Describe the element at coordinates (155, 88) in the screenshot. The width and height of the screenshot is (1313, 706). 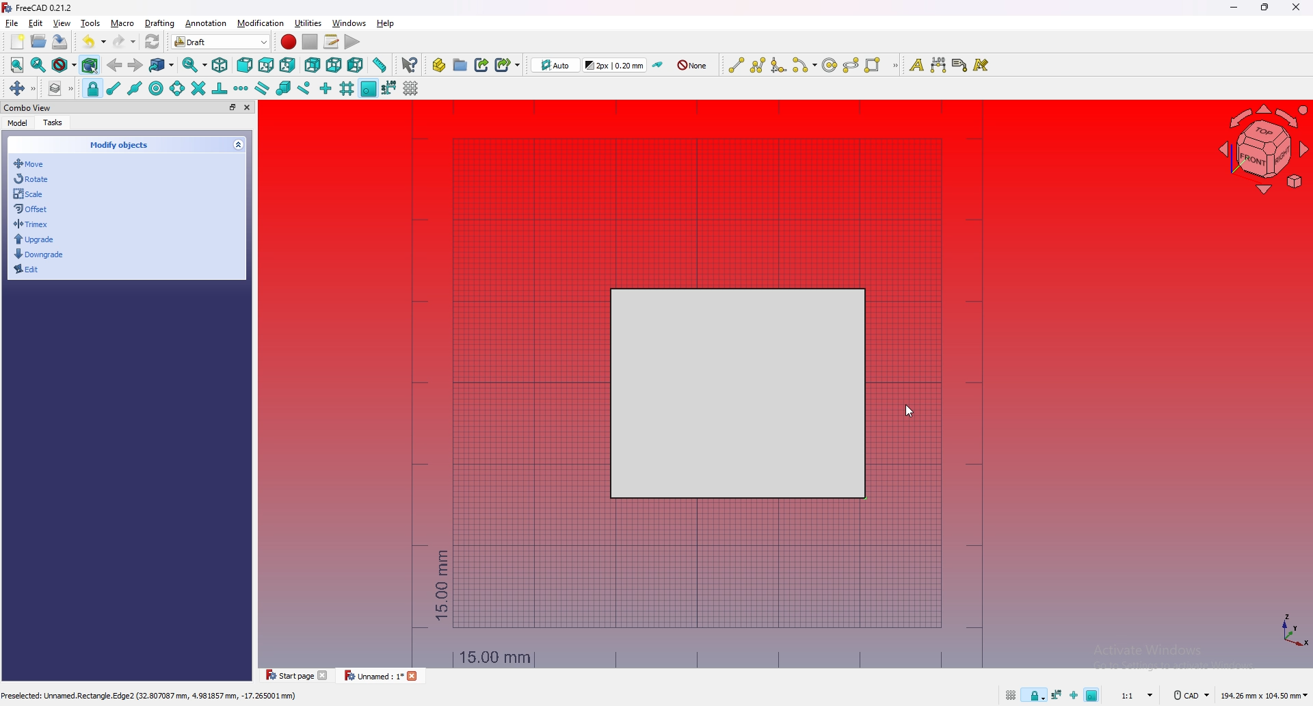
I see `snap center` at that location.